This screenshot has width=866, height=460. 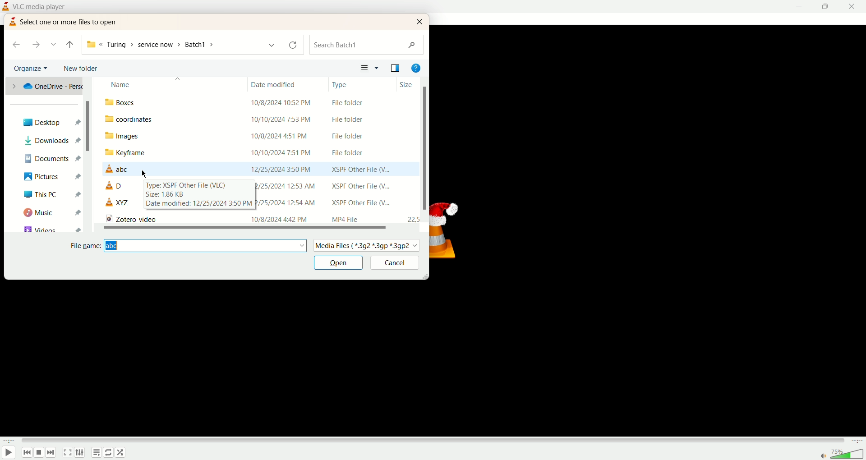 What do you see at coordinates (393, 263) in the screenshot?
I see `cancel` at bounding box center [393, 263].